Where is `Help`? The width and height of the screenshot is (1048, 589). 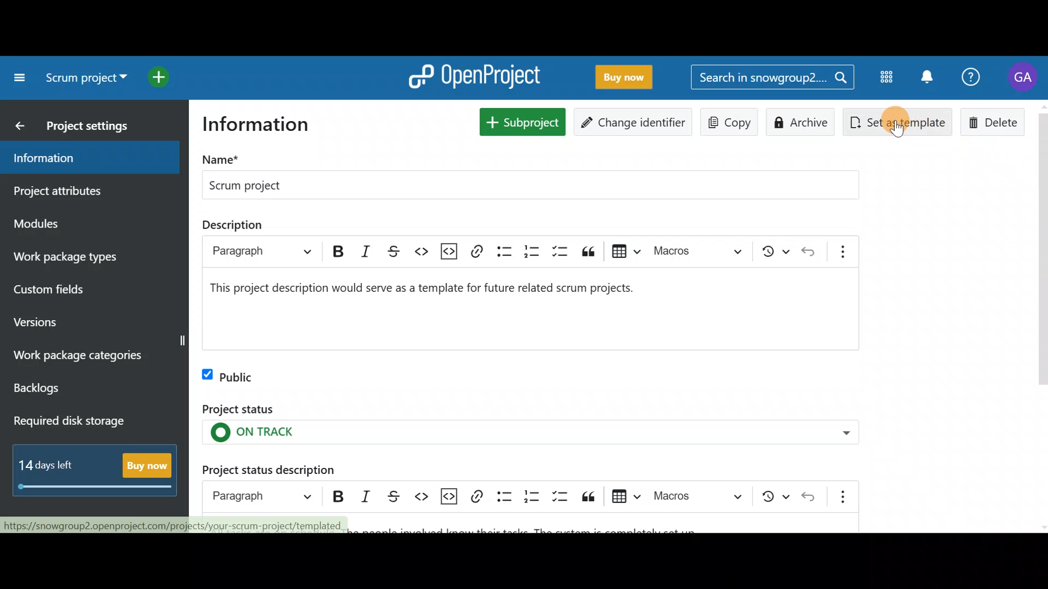
Help is located at coordinates (973, 75).